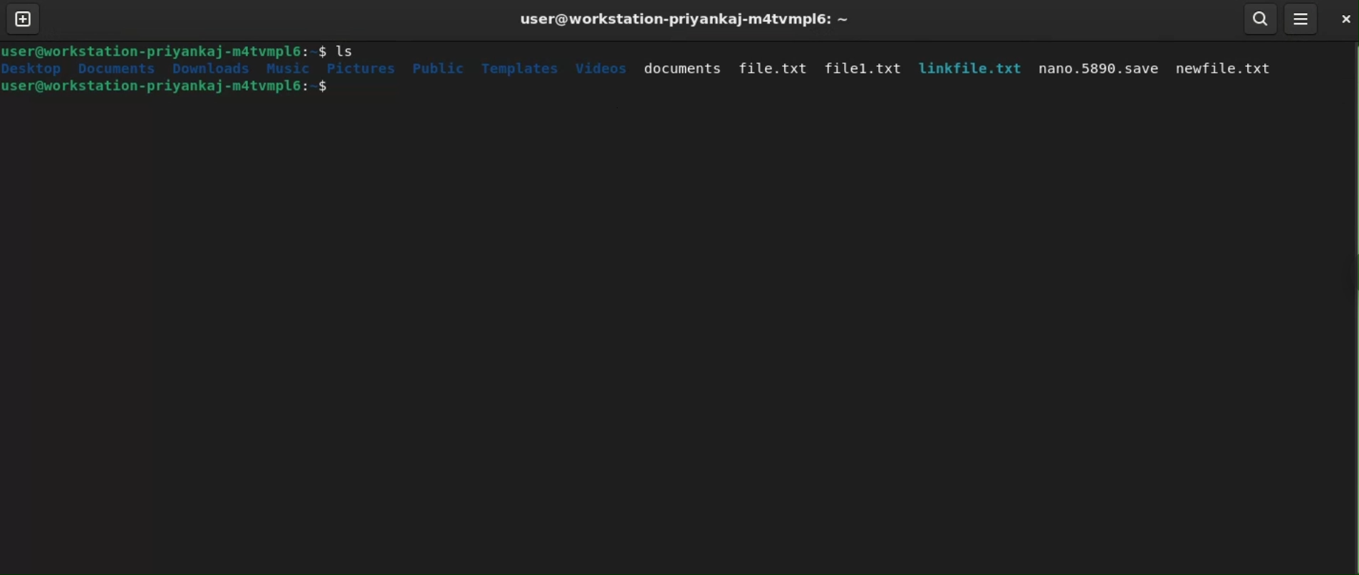 This screenshot has height=575, width=1359. Describe the element at coordinates (601, 67) in the screenshot. I see `videos` at that location.